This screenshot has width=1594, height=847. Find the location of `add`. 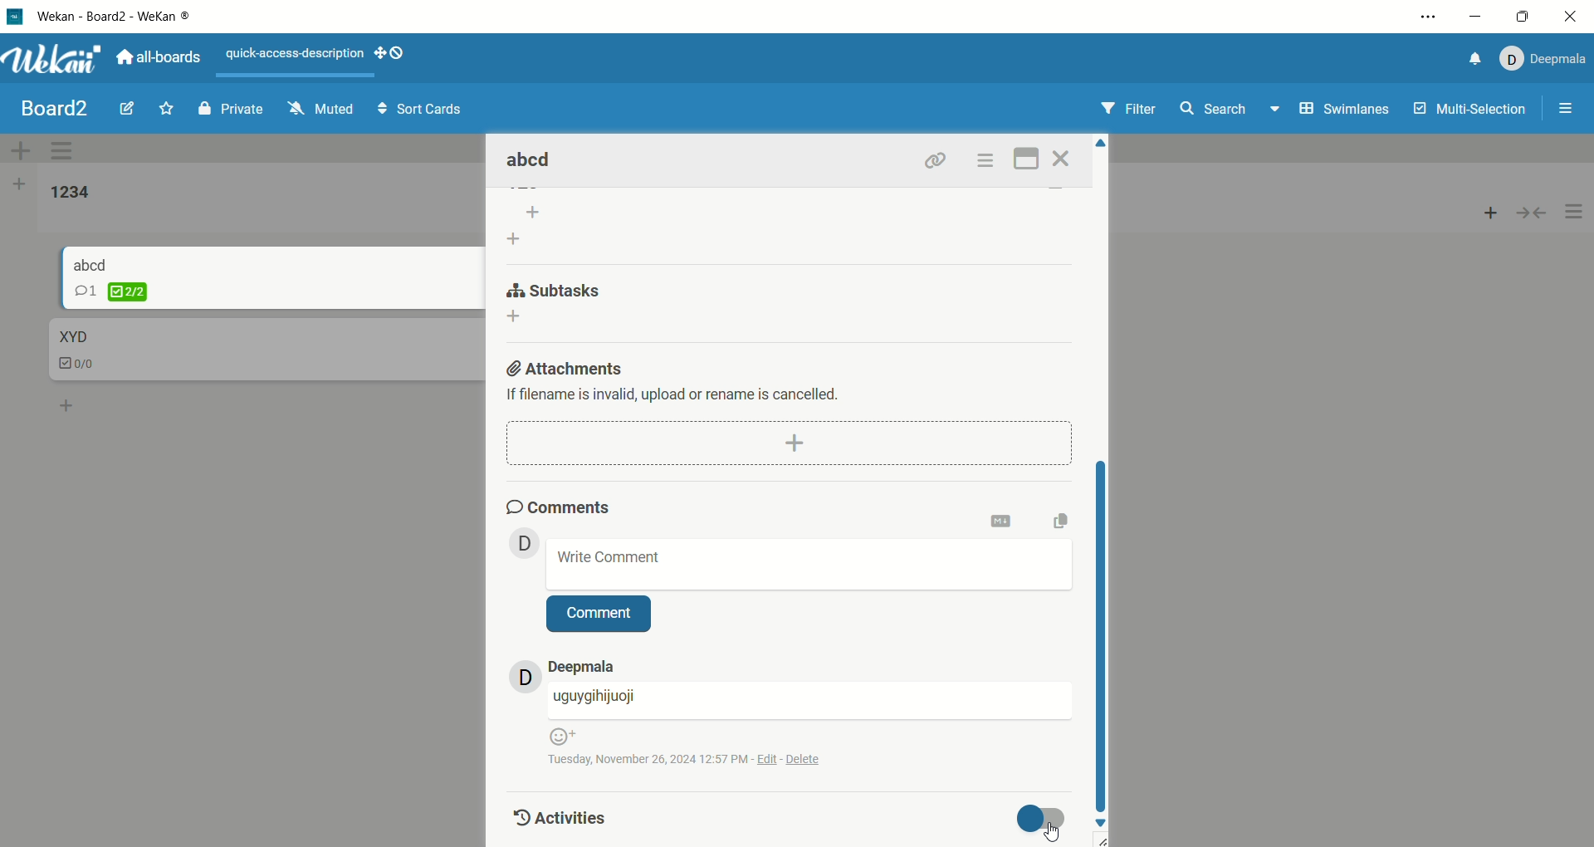

add is located at coordinates (1491, 208).